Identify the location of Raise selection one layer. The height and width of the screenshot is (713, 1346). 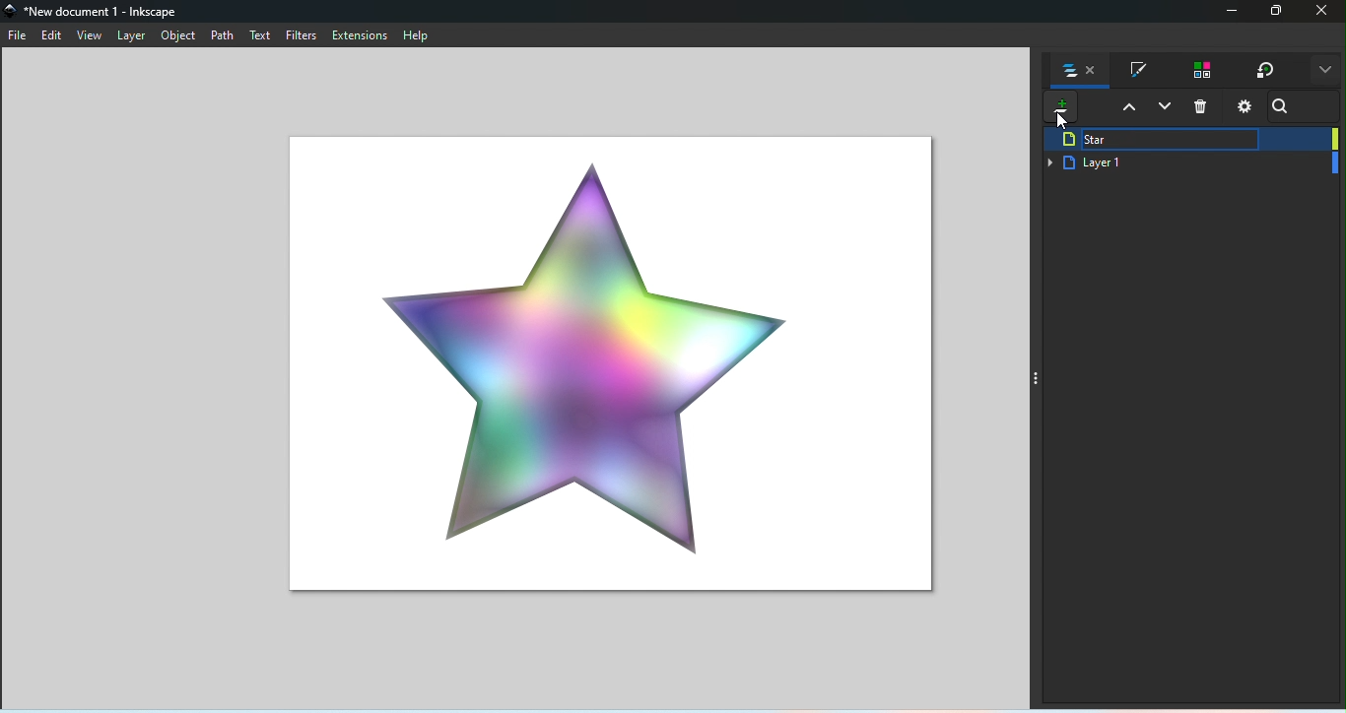
(1123, 110).